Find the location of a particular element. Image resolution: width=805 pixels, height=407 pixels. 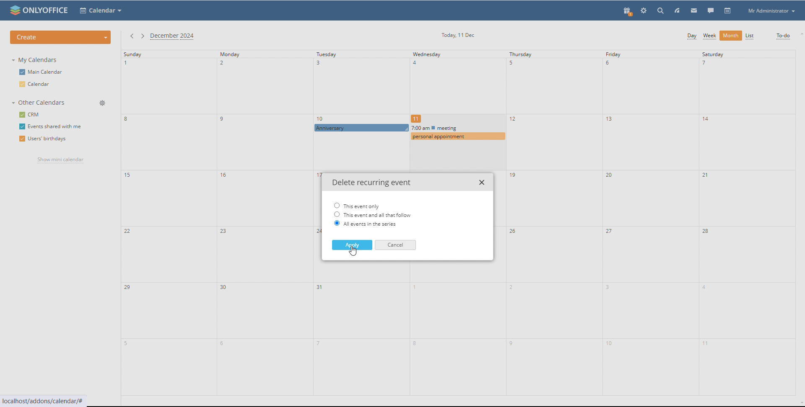

apply is located at coordinates (352, 245).